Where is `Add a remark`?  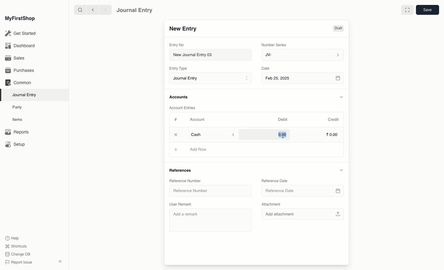
Add a remark is located at coordinates (210, 220).